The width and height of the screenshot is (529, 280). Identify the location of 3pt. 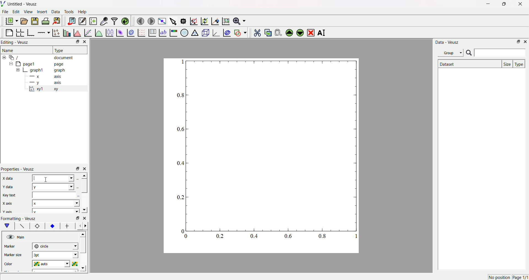
(55, 255).